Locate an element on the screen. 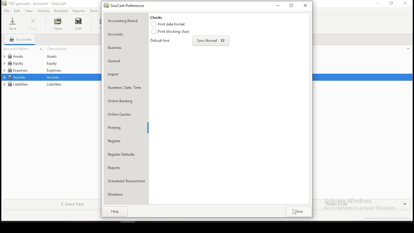  equity is located at coordinates (53, 63).